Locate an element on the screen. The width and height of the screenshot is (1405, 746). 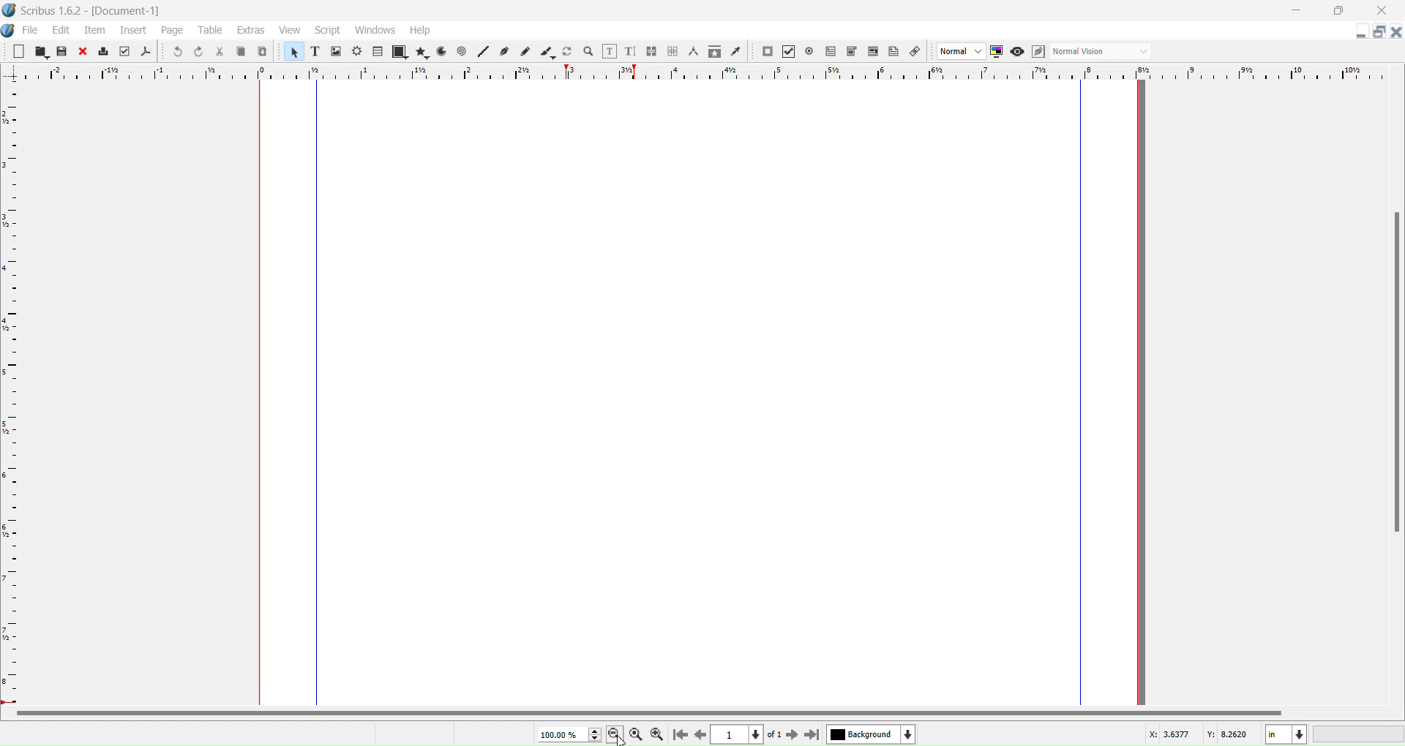
Text Annotations is located at coordinates (893, 51).